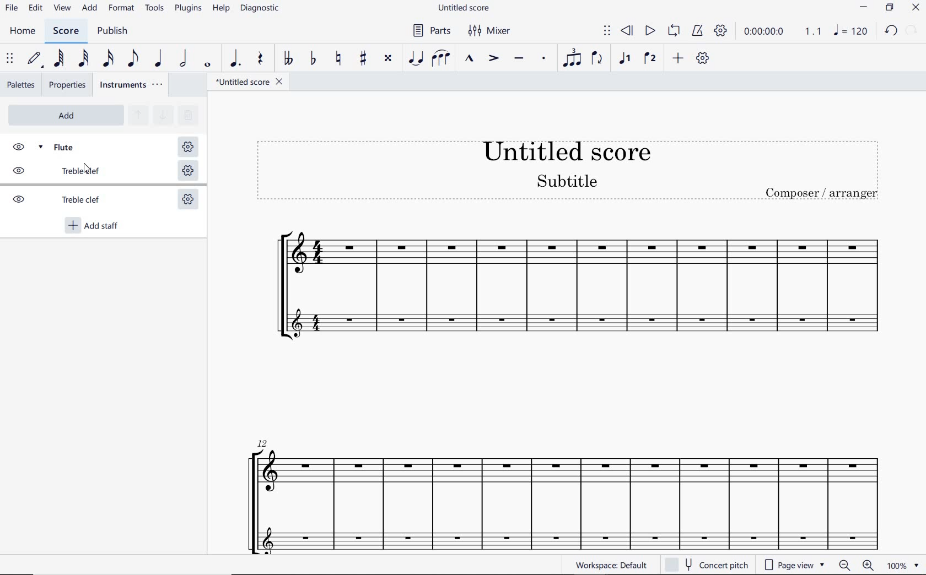  What do you see at coordinates (137, 116) in the screenshot?
I see `MOVE SELECTED INSTRUMENT UP` at bounding box center [137, 116].